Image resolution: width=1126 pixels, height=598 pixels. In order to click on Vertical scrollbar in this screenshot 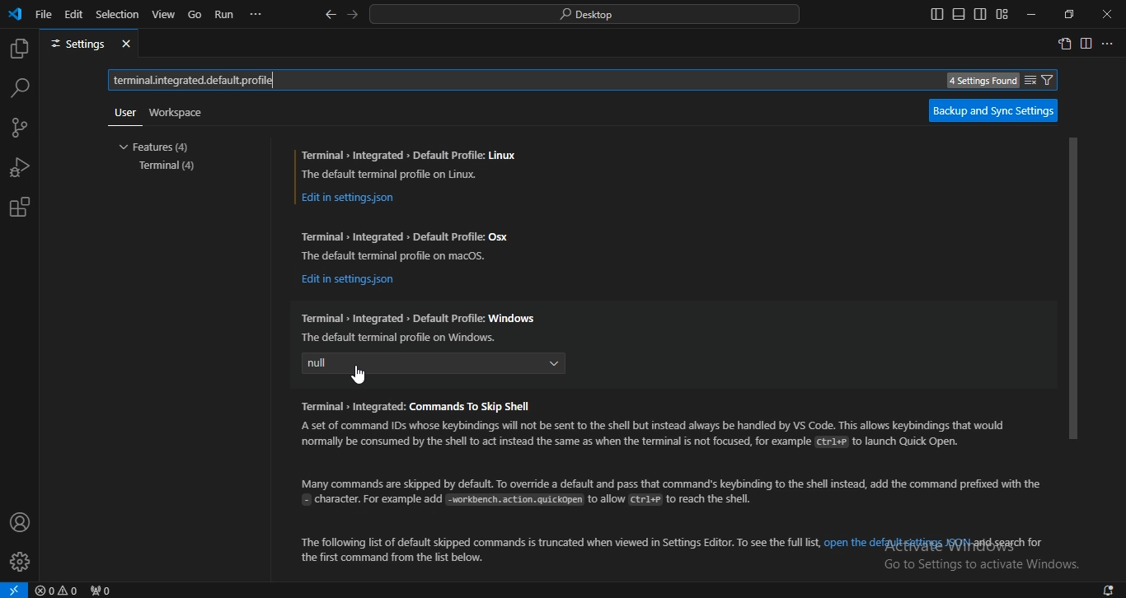, I will do `click(1073, 288)`.